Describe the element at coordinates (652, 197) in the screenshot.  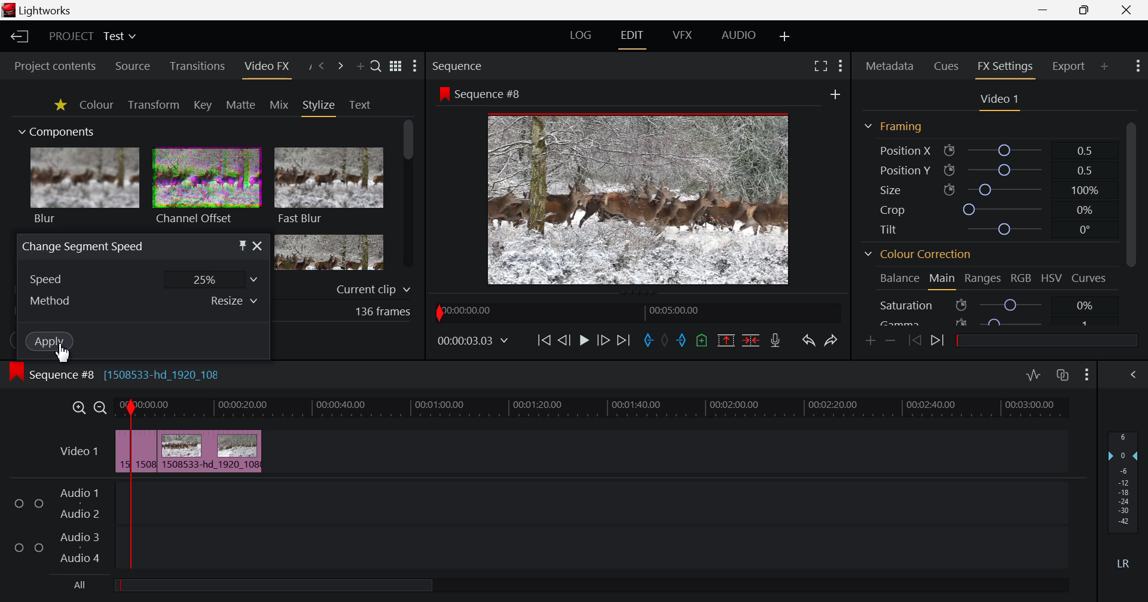
I see `Preview at Stop` at that location.